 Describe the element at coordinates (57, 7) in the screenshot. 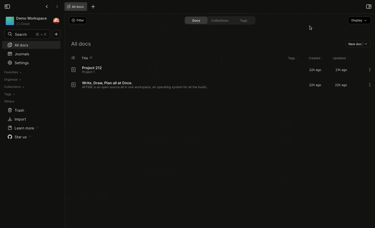

I see `Forward` at that location.